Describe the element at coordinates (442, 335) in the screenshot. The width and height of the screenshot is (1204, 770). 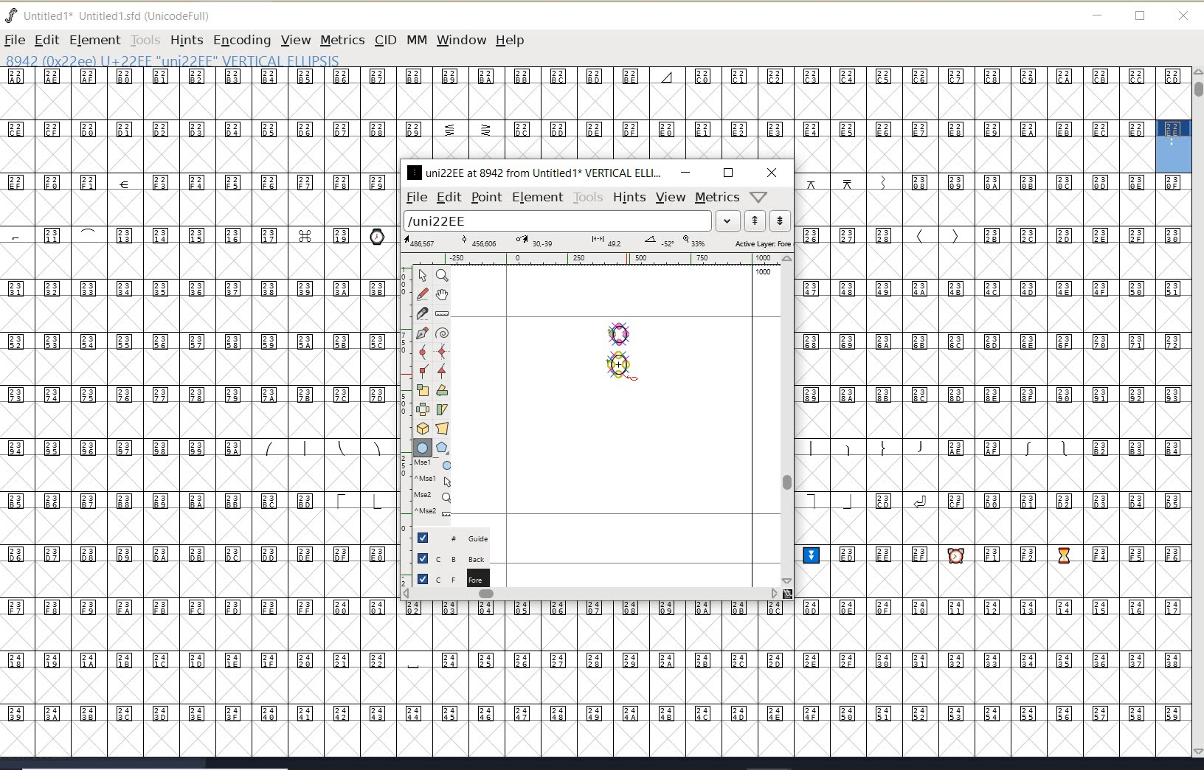
I see `change whether spiro is active or not` at that location.